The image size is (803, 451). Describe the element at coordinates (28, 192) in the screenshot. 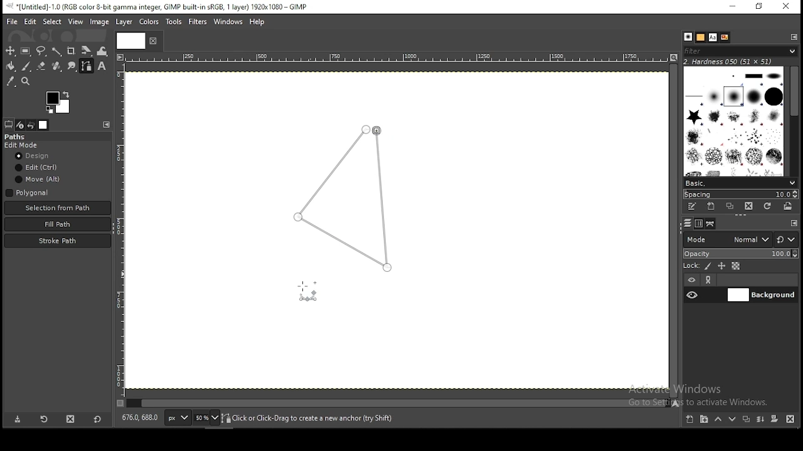

I see `polygon` at that location.